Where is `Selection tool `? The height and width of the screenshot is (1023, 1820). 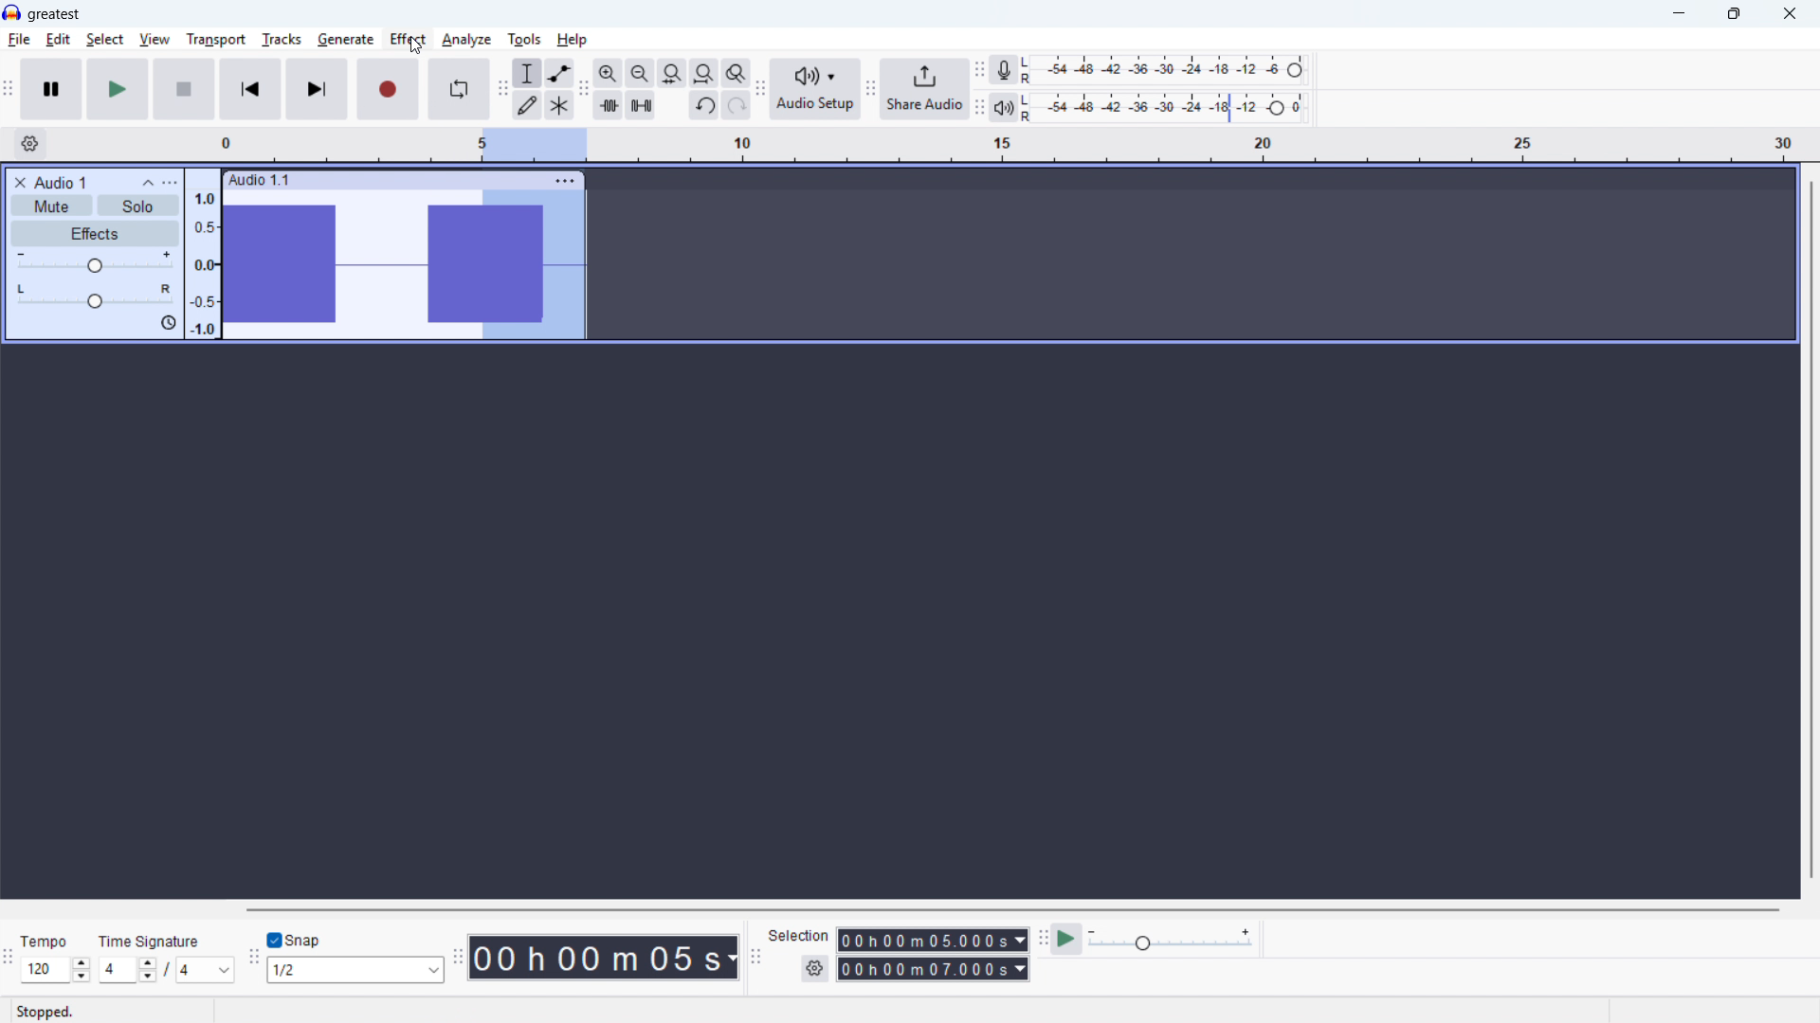 Selection tool  is located at coordinates (528, 72).